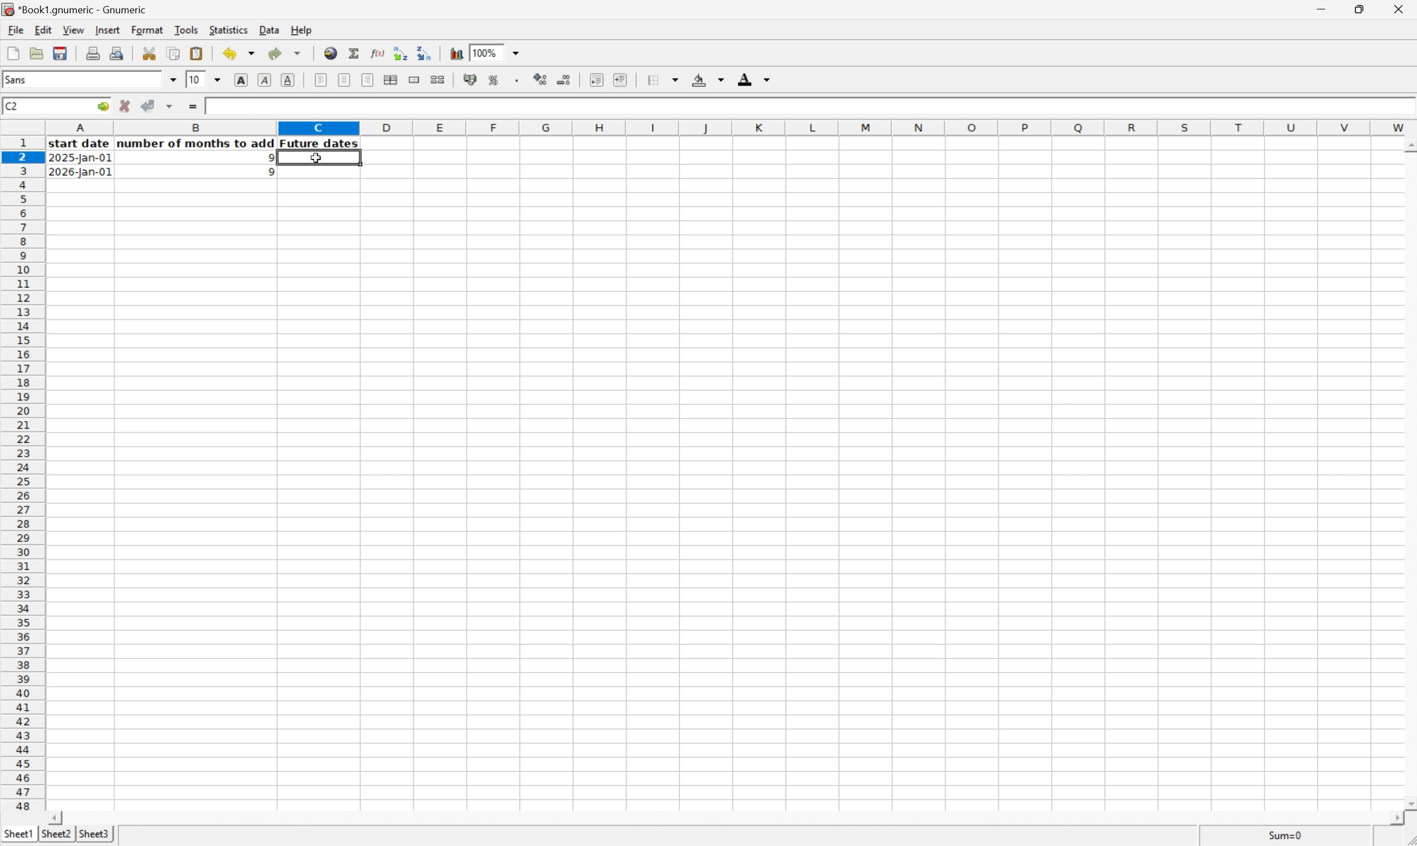 This screenshot has width=1417, height=846. I want to click on Merge a range of cells, so click(412, 79).